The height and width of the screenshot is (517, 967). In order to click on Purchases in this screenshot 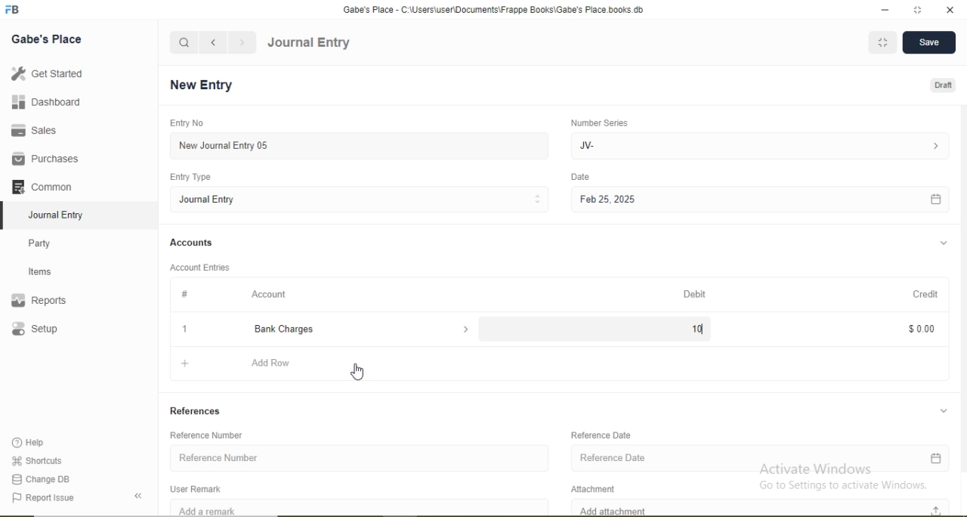, I will do `click(45, 159)`.